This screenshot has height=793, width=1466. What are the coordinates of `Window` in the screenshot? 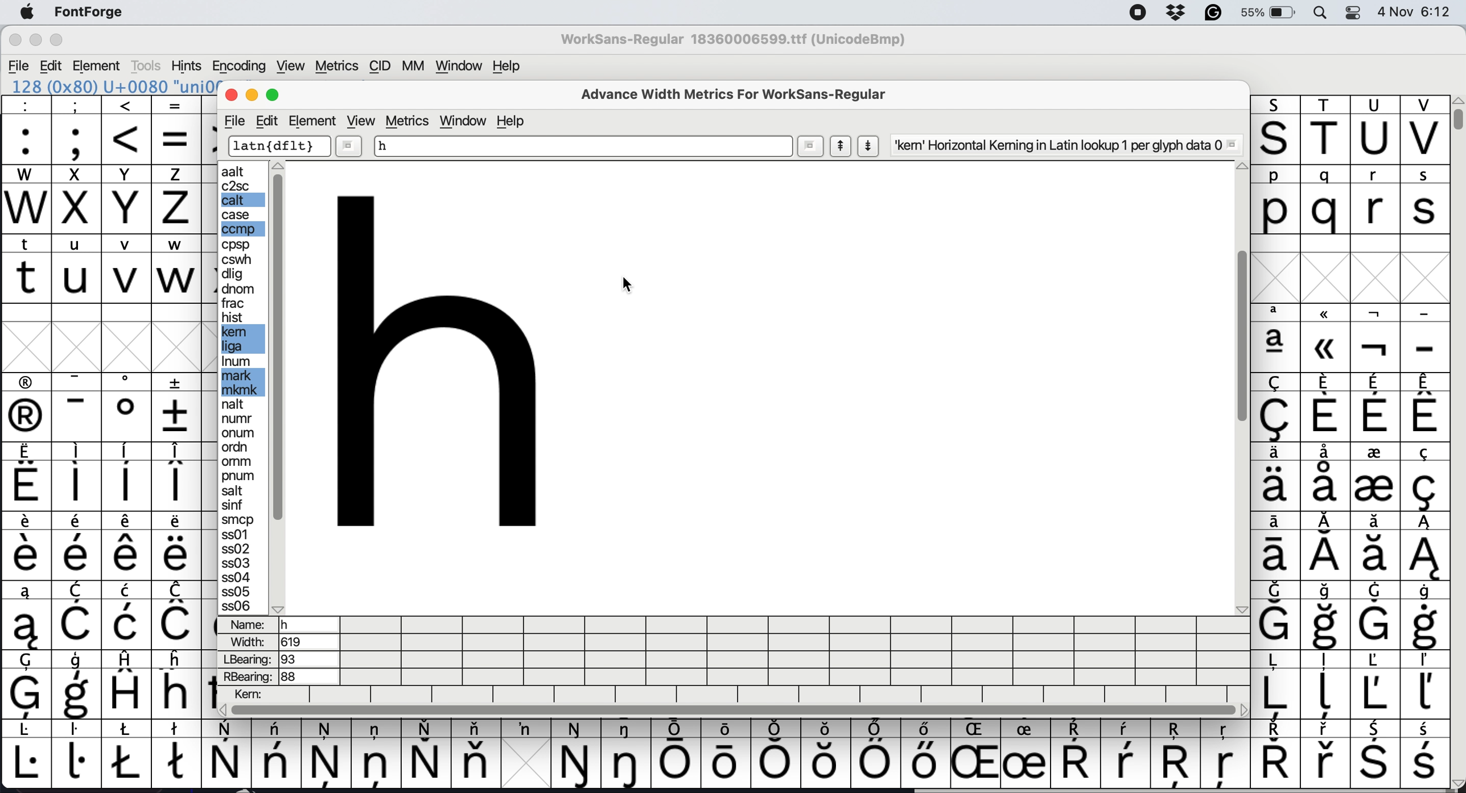 It's located at (460, 65).